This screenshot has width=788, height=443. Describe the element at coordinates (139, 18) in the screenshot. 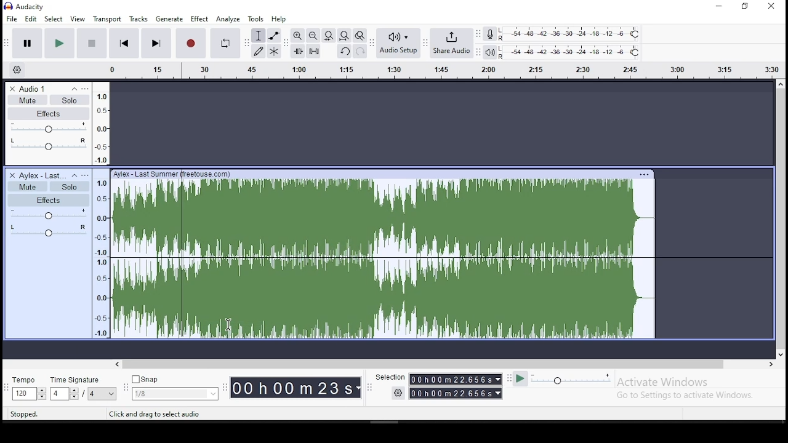

I see `tracks` at that location.